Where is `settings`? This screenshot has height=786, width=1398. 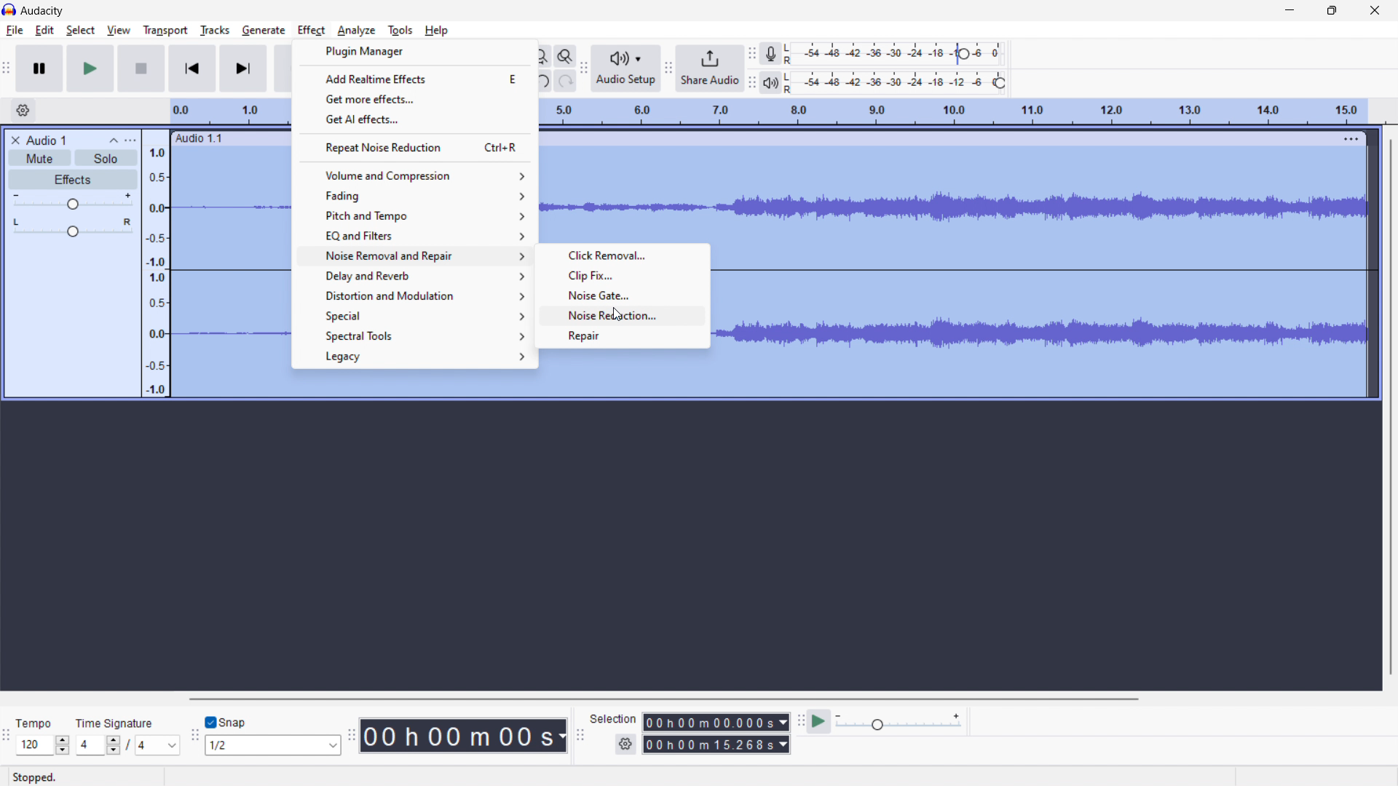
settings is located at coordinates (625, 745).